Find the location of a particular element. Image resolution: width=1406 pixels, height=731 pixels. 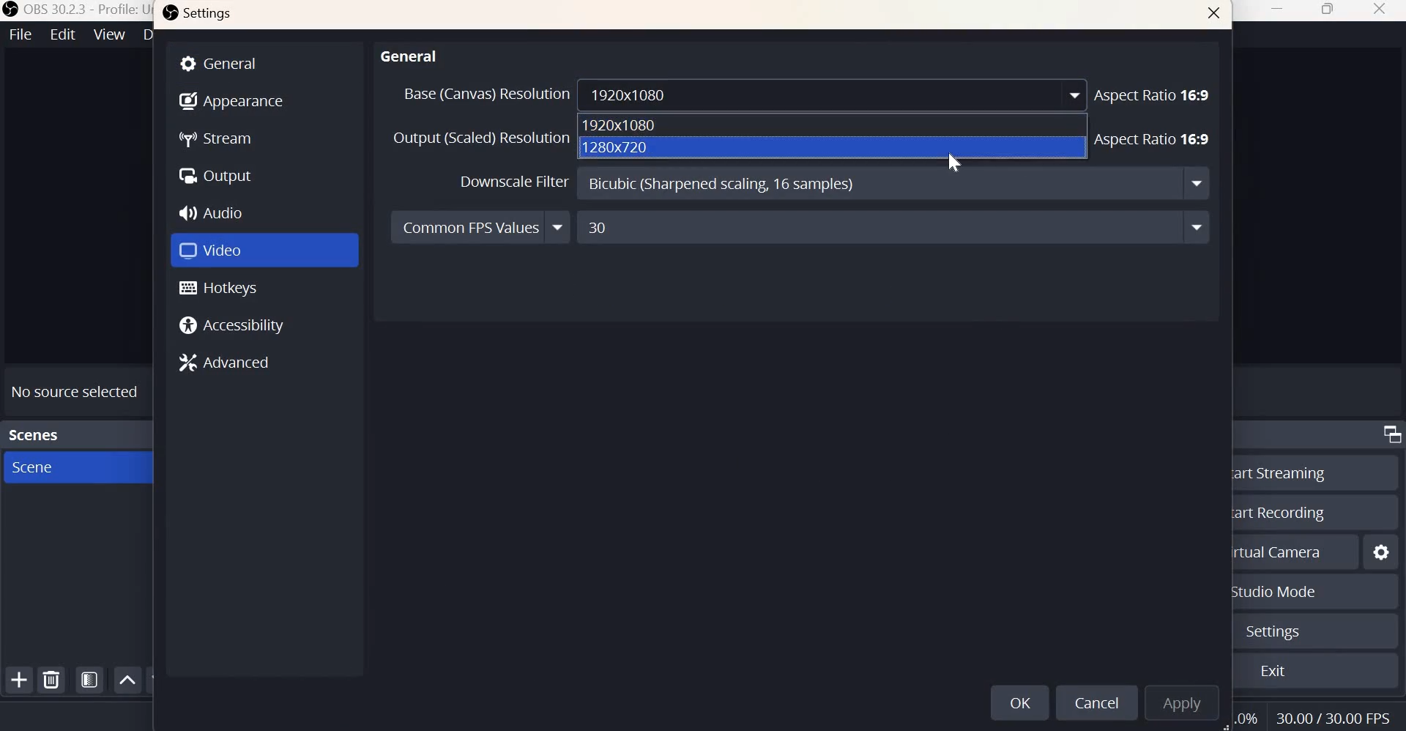

Maximize is located at coordinates (1328, 12).